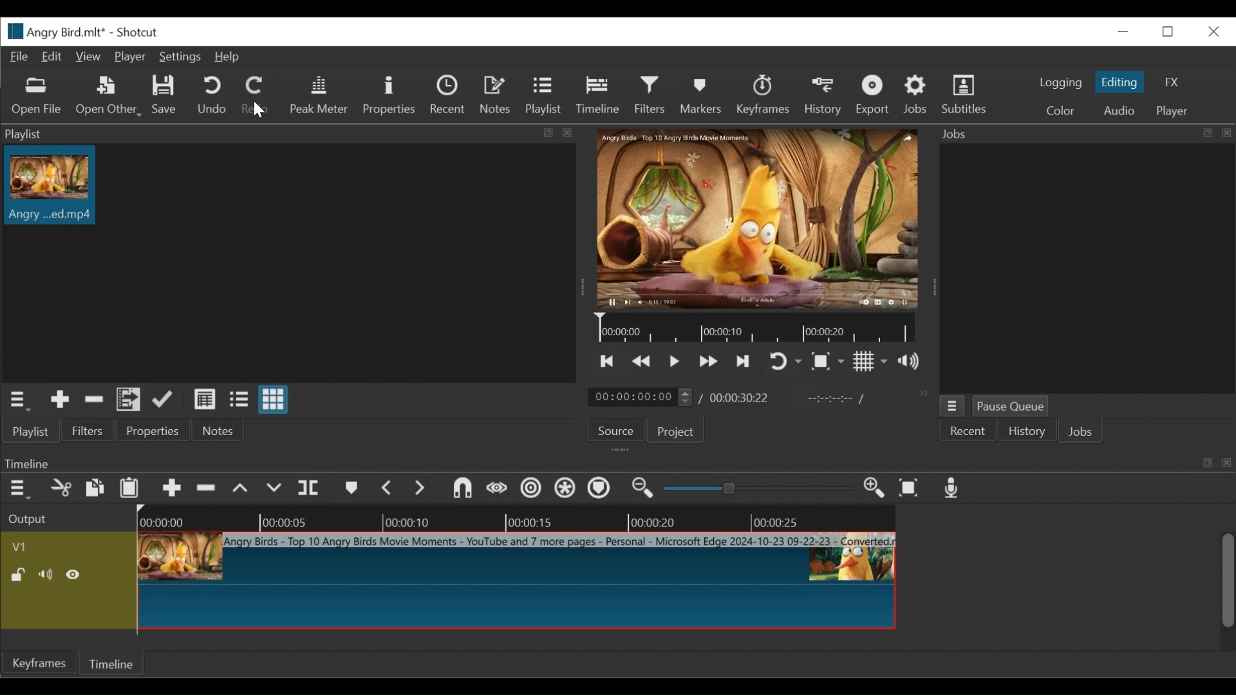 This screenshot has height=695, width=1236. What do you see at coordinates (785, 362) in the screenshot?
I see `Toggle player looping` at bounding box center [785, 362].